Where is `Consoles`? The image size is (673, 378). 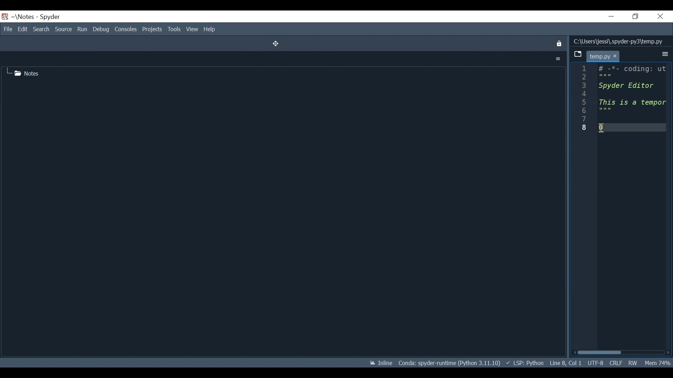
Consoles is located at coordinates (126, 29).